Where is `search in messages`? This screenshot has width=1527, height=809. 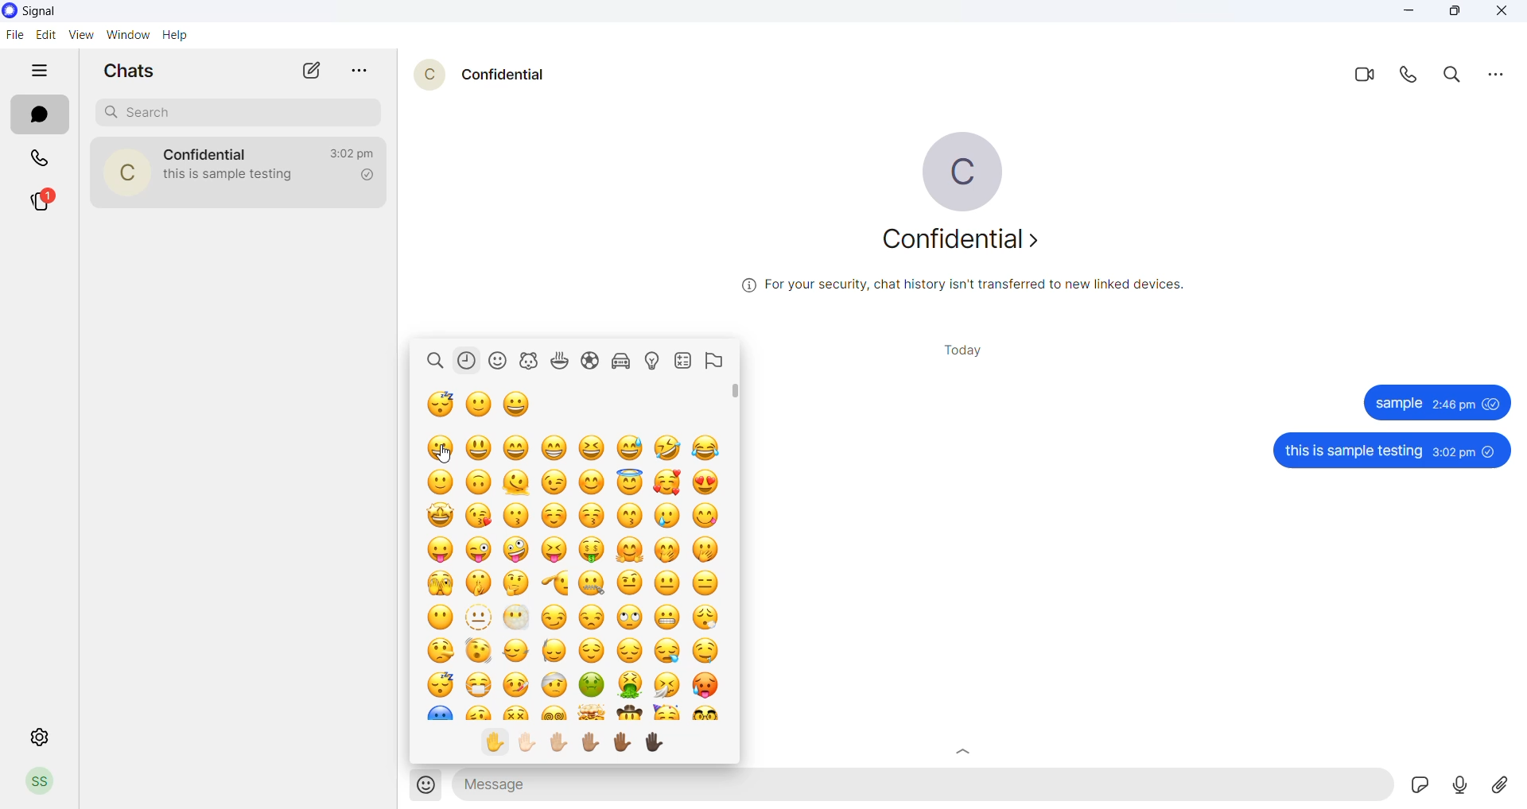
search in messages is located at coordinates (1450, 75).